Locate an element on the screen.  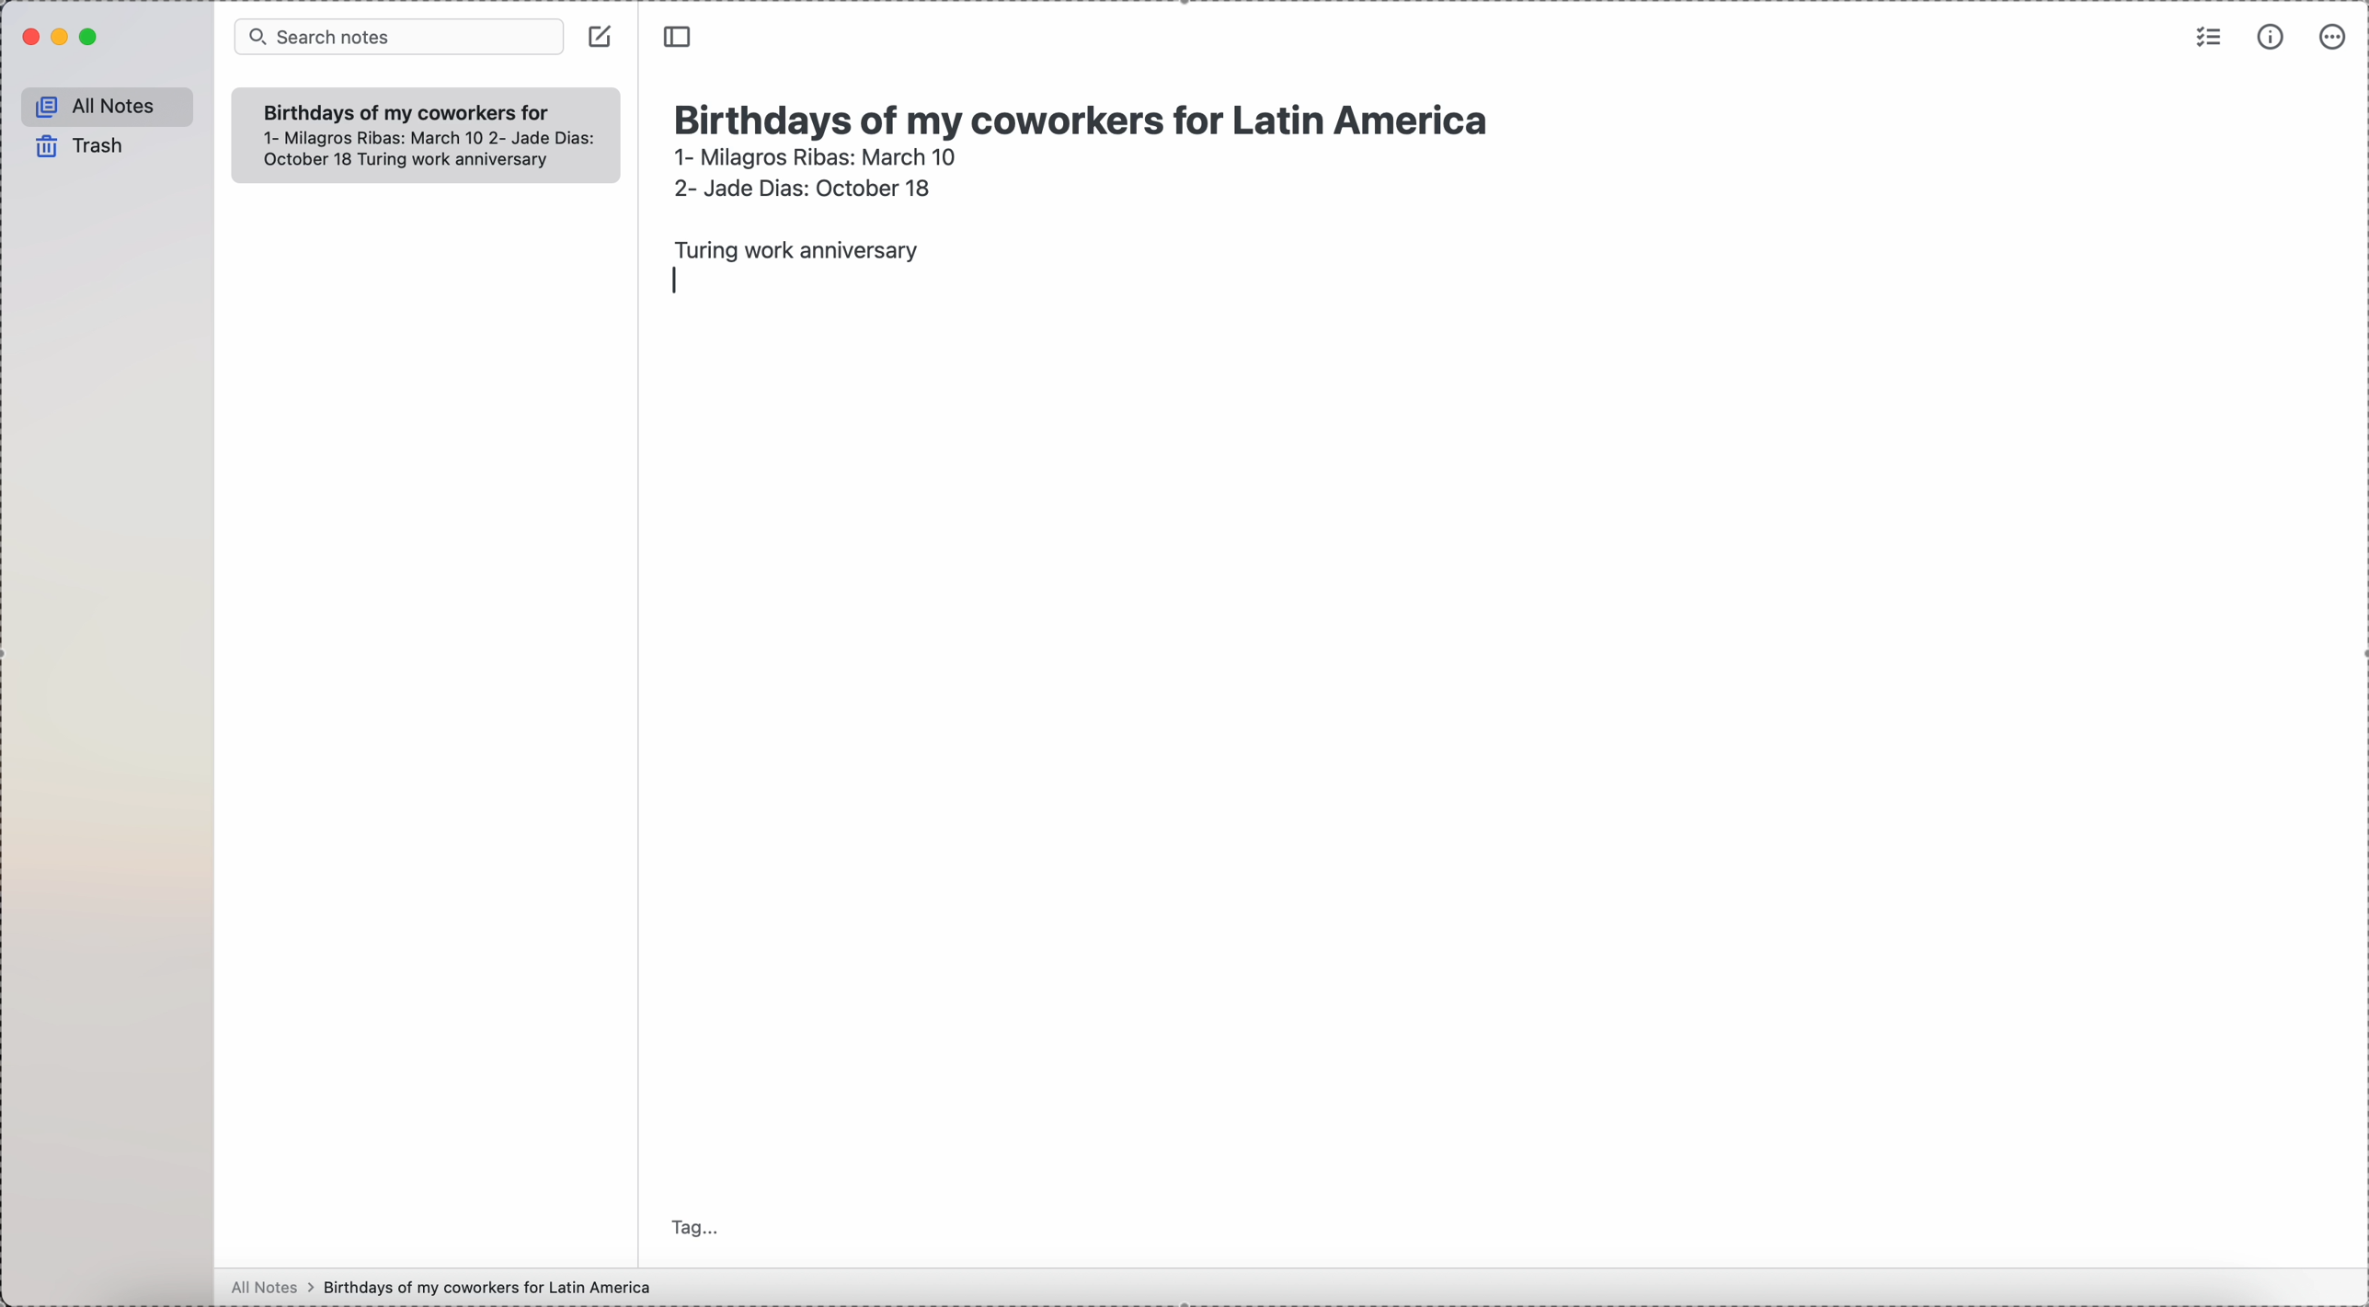
more options is located at coordinates (2335, 35).